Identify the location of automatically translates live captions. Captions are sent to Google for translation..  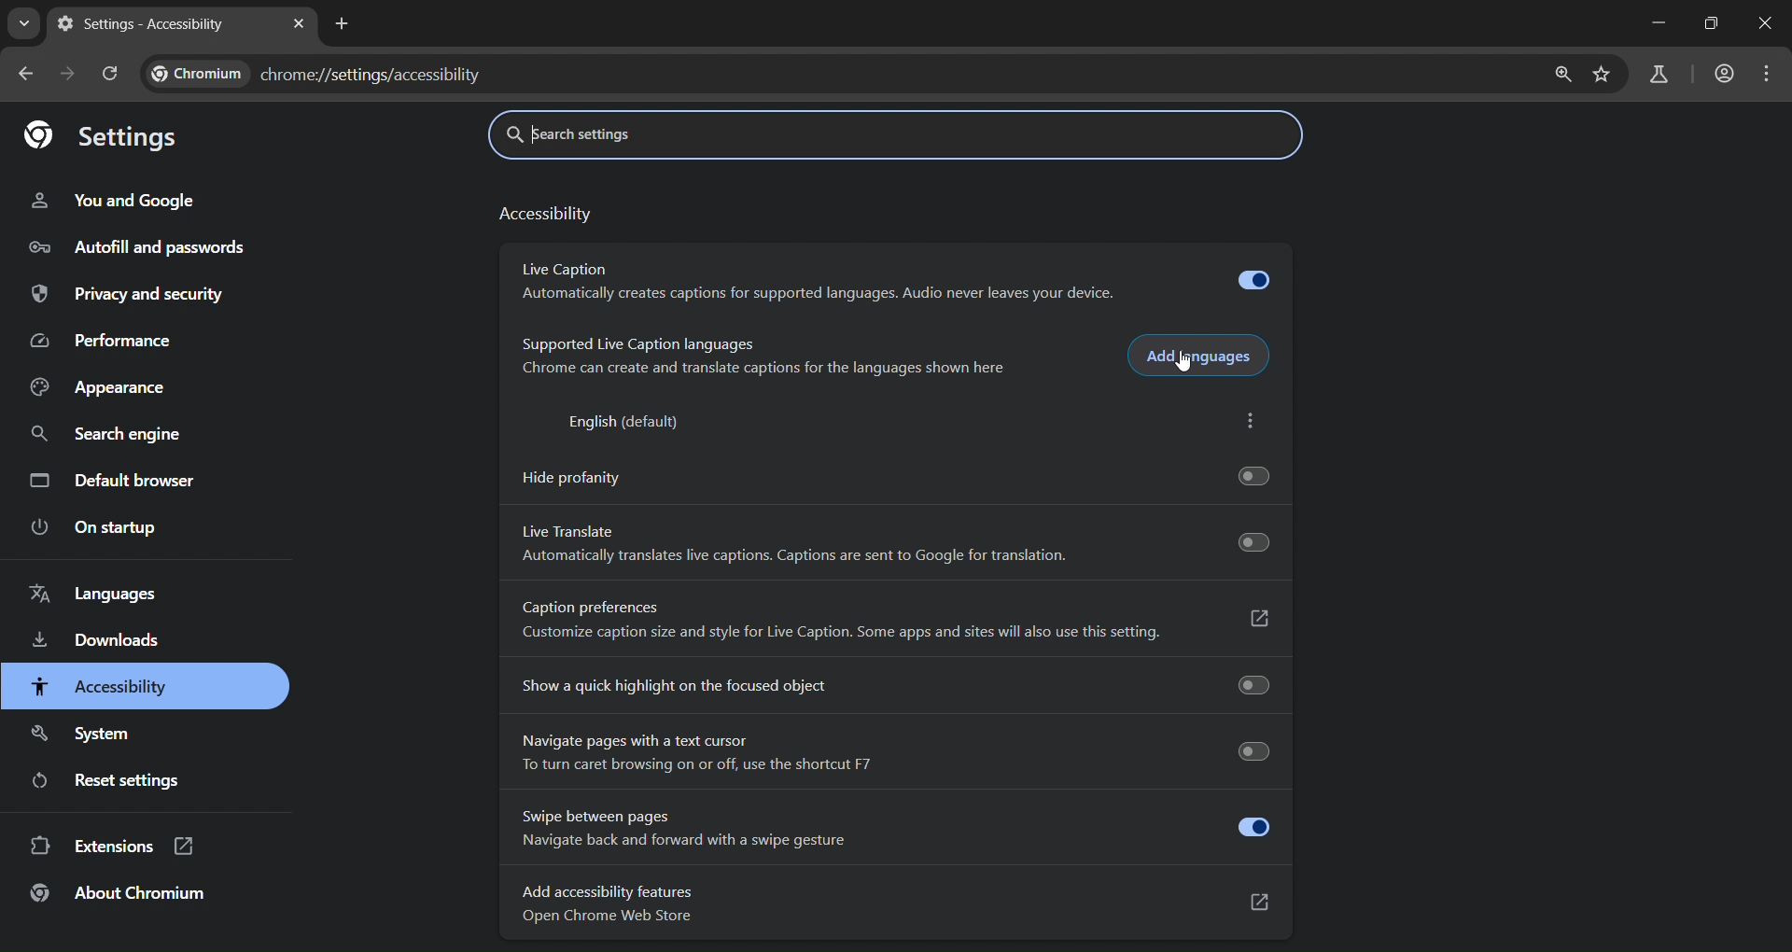
(801, 557).